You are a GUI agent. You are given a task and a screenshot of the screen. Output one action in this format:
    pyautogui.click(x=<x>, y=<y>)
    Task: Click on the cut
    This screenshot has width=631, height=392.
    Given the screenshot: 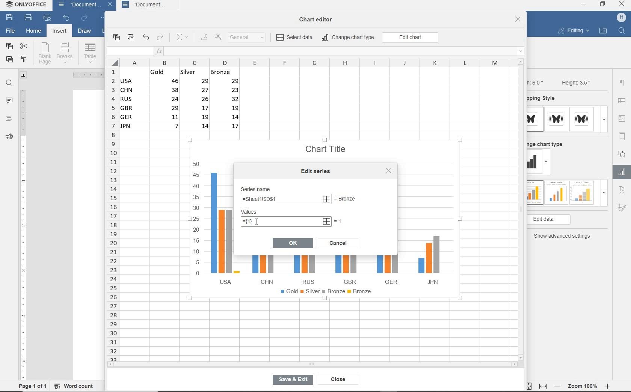 What is the action you would take?
    pyautogui.click(x=24, y=45)
    